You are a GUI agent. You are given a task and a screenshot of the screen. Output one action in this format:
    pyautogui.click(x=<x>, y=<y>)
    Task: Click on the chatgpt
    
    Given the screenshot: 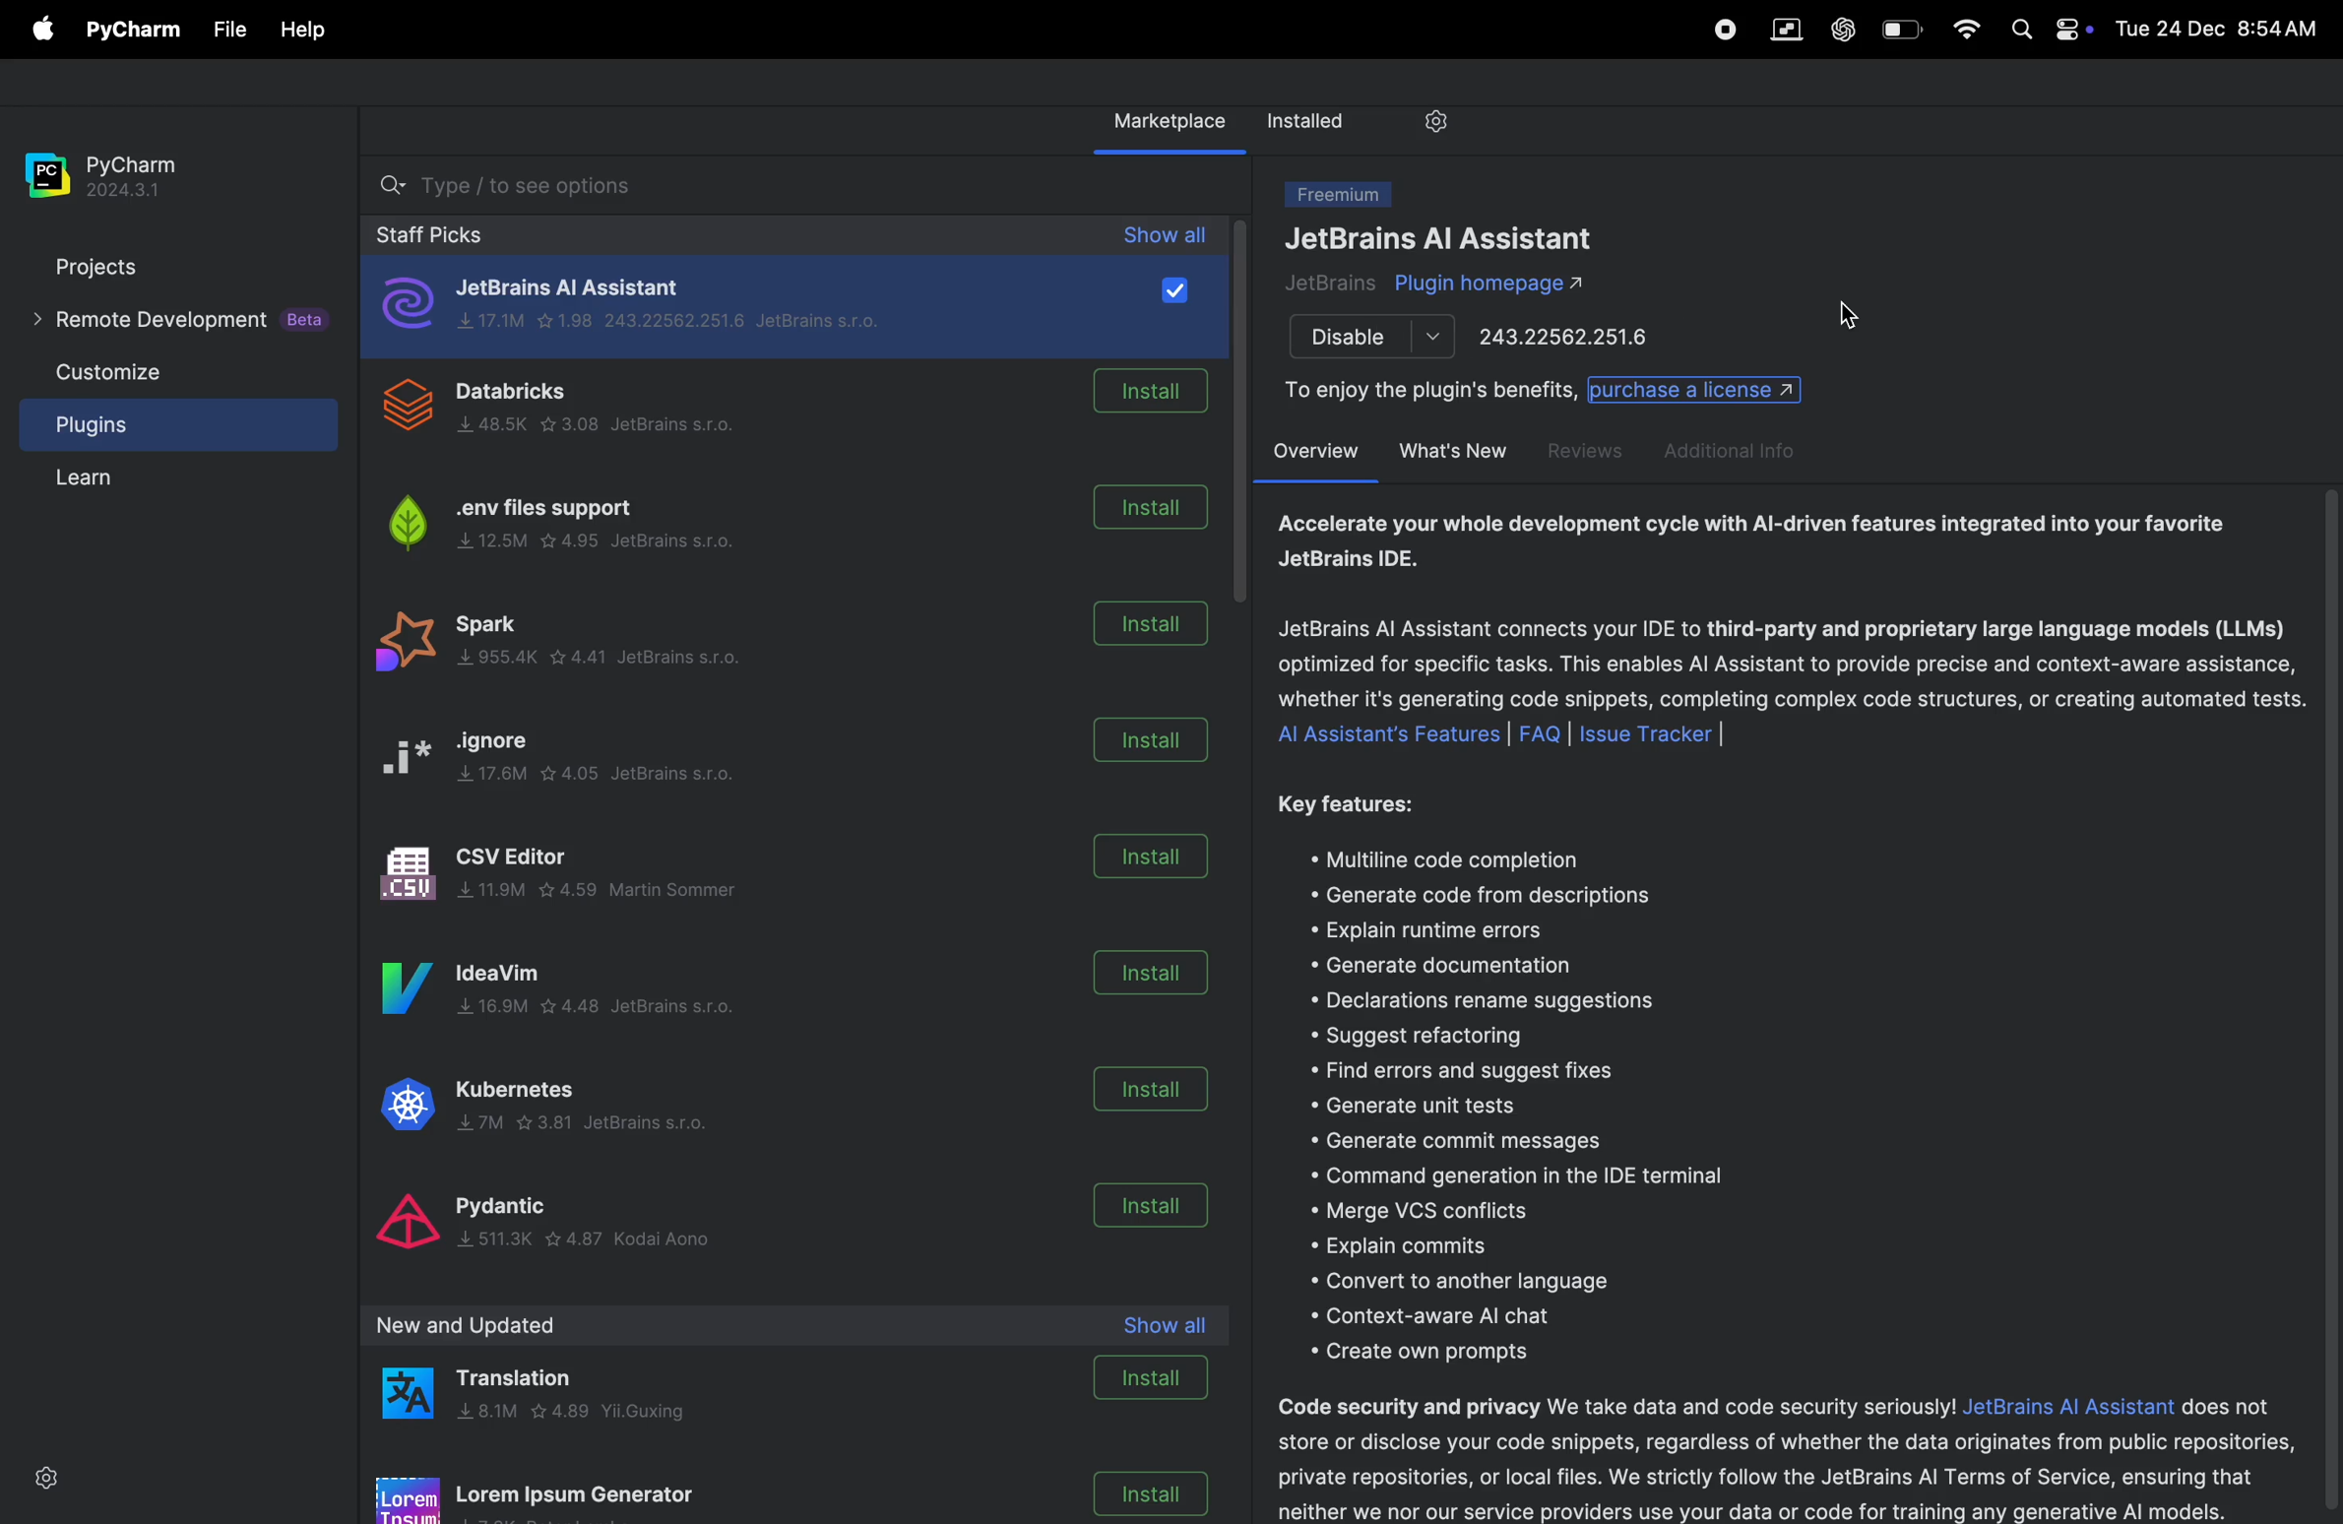 What is the action you would take?
    pyautogui.click(x=1838, y=27)
    